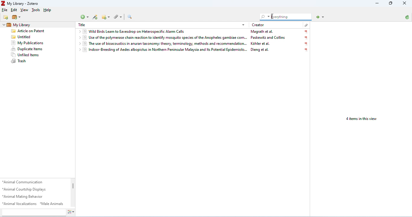 Image resolution: width=412 pixels, height=217 pixels. I want to click on Edit, so click(14, 10).